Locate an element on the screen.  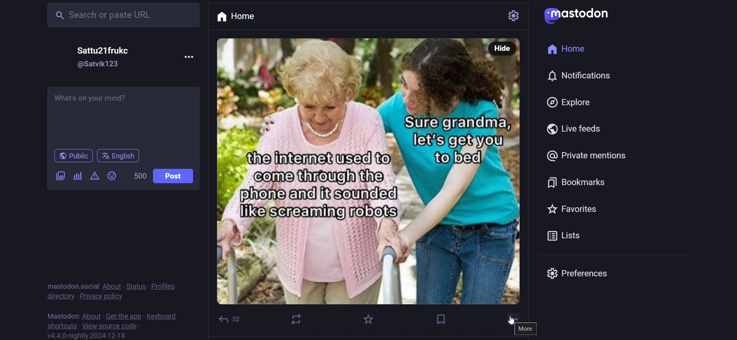
home is located at coordinates (249, 17).